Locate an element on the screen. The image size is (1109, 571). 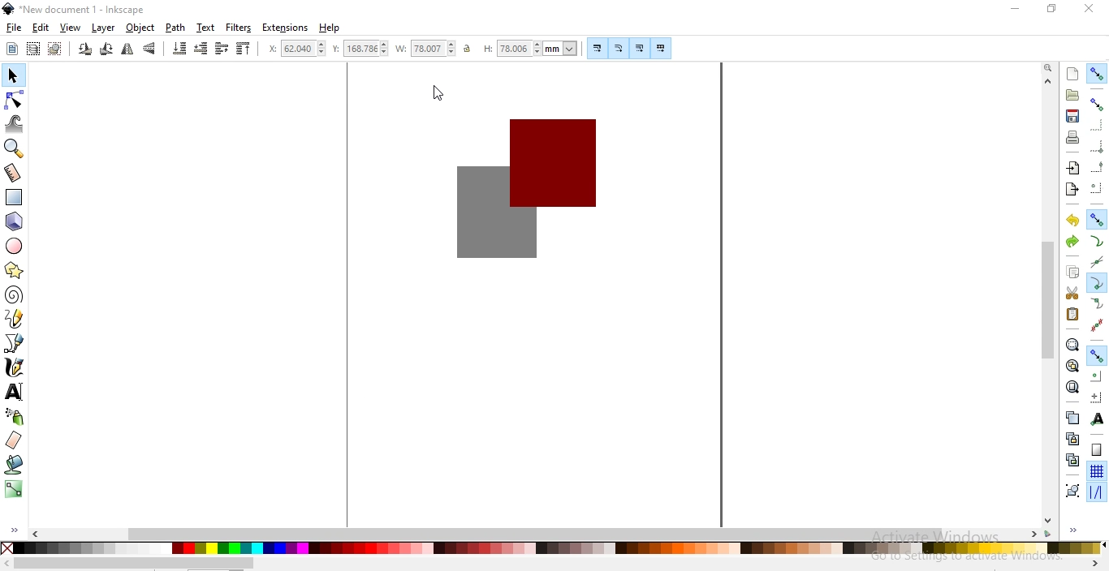
erase existing objects is located at coordinates (13, 440).